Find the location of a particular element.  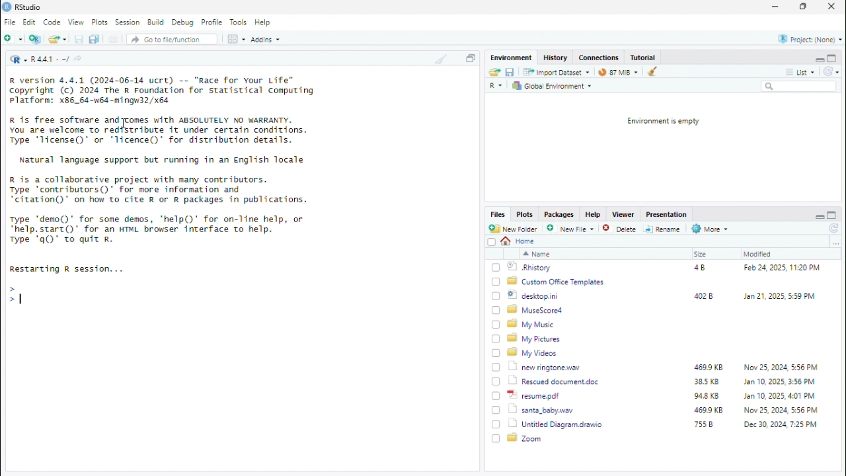

Files is located at coordinates (498, 214).